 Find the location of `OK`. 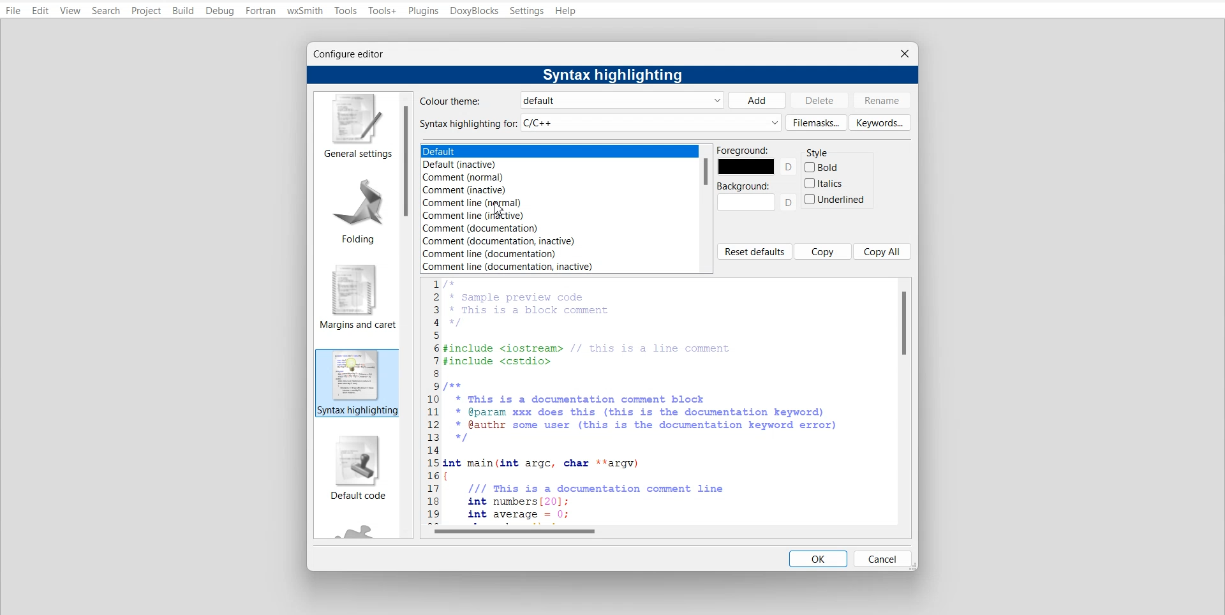

OK is located at coordinates (818, 559).